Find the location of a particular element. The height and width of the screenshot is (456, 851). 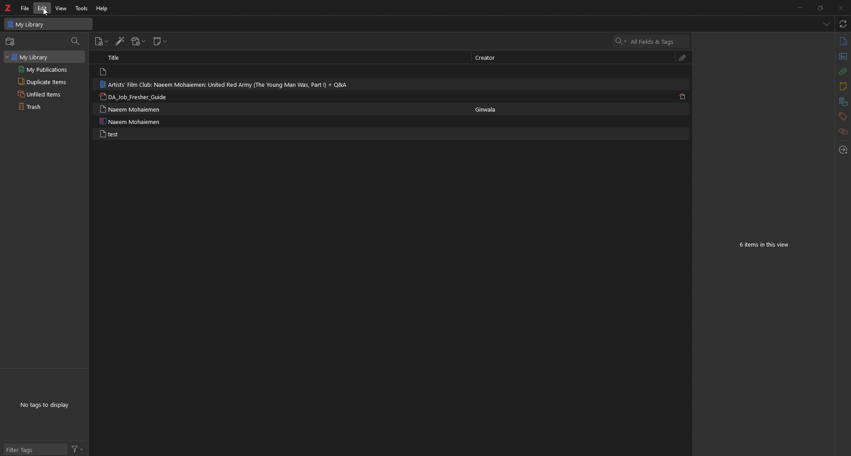

add attachments is located at coordinates (138, 41).